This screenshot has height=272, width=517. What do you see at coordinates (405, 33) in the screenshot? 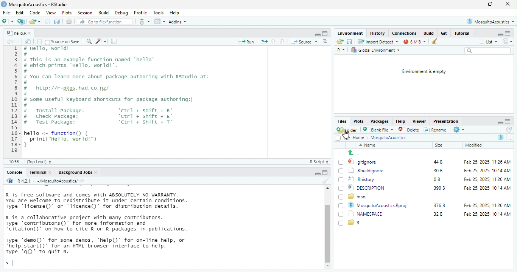
I see `Connections.` at bounding box center [405, 33].